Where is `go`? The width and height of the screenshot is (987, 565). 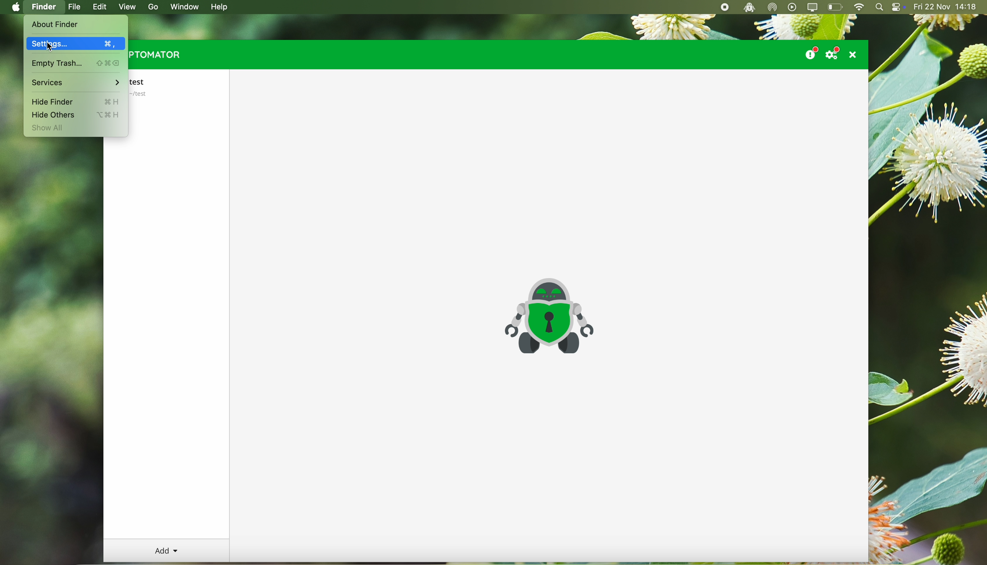
go is located at coordinates (152, 7).